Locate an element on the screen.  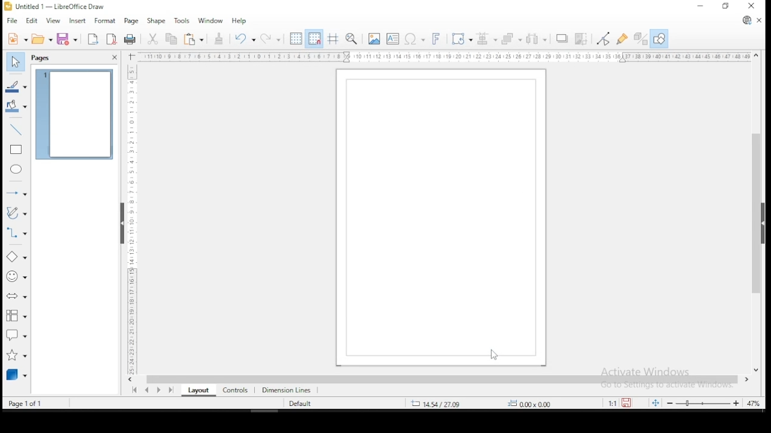
dimension lines is located at coordinates (289, 391).